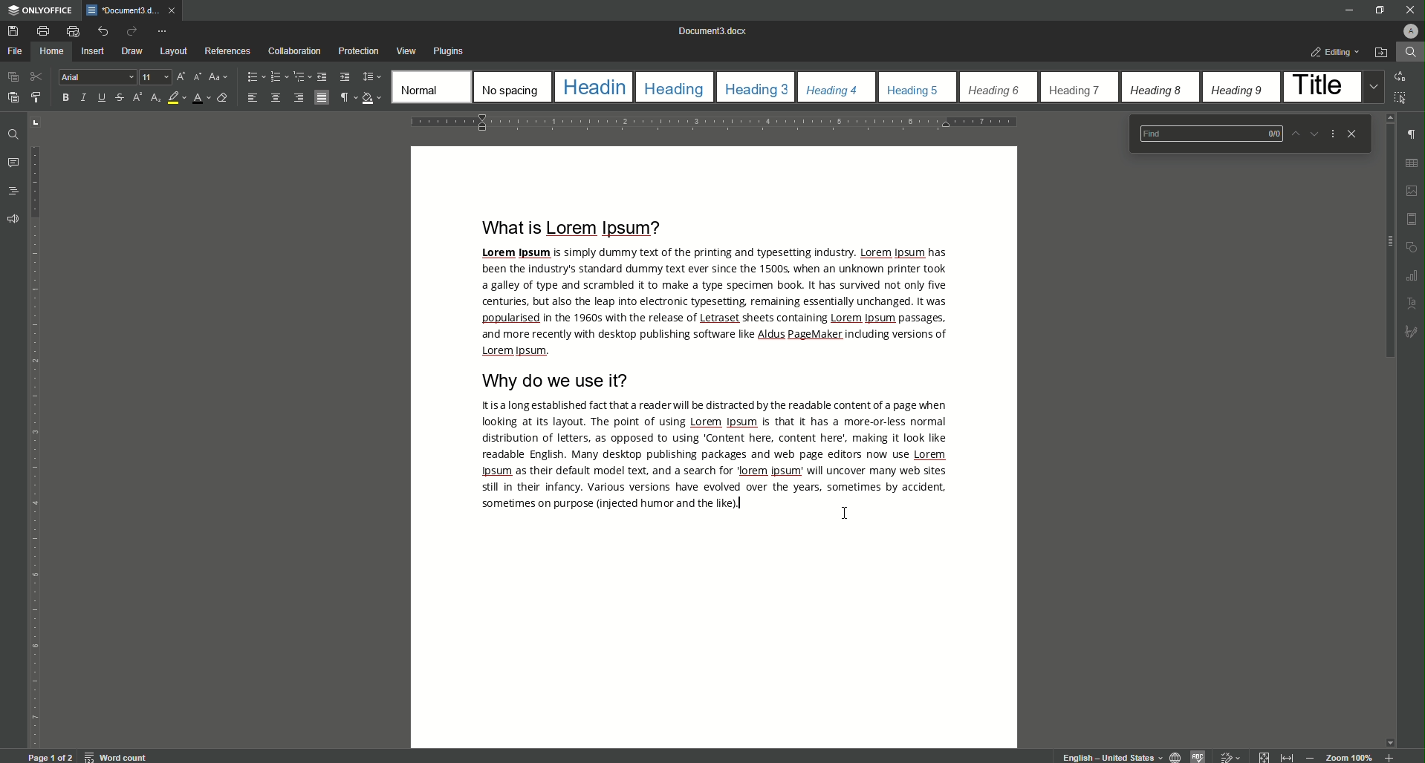 The width and height of the screenshot is (1425, 763). Describe the element at coordinates (1409, 31) in the screenshot. I see `Profile` at that location.